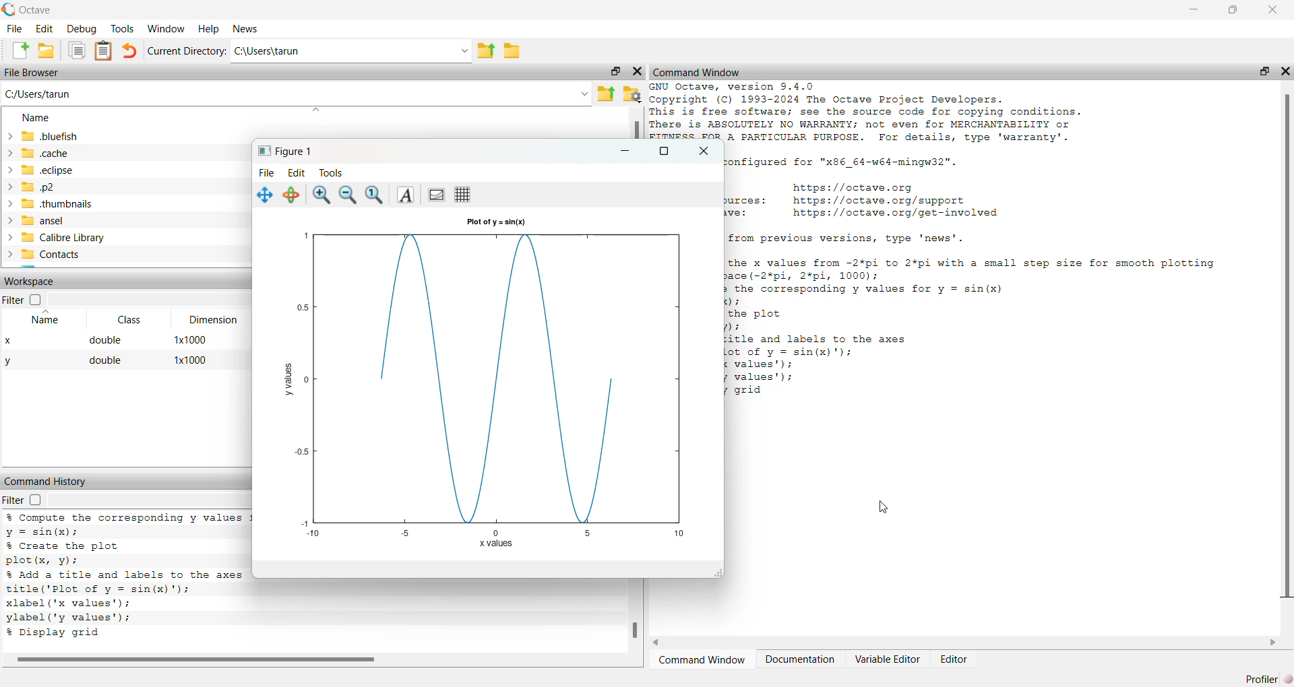 The width and height of the screenshot is (1294, 687). What do you see at coordinates (78, 50) in the screenshot?
I see `documents` at bounding box center [78, 50].